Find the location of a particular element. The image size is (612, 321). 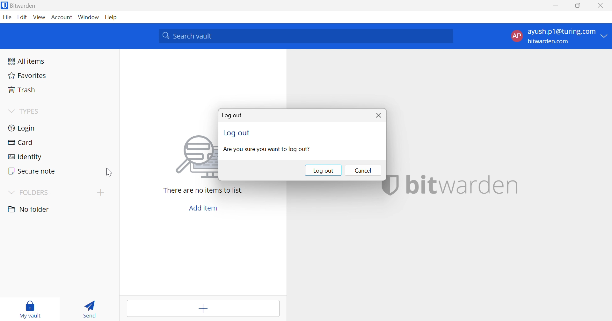

FOLDERS is located at coordinates (36, 193).